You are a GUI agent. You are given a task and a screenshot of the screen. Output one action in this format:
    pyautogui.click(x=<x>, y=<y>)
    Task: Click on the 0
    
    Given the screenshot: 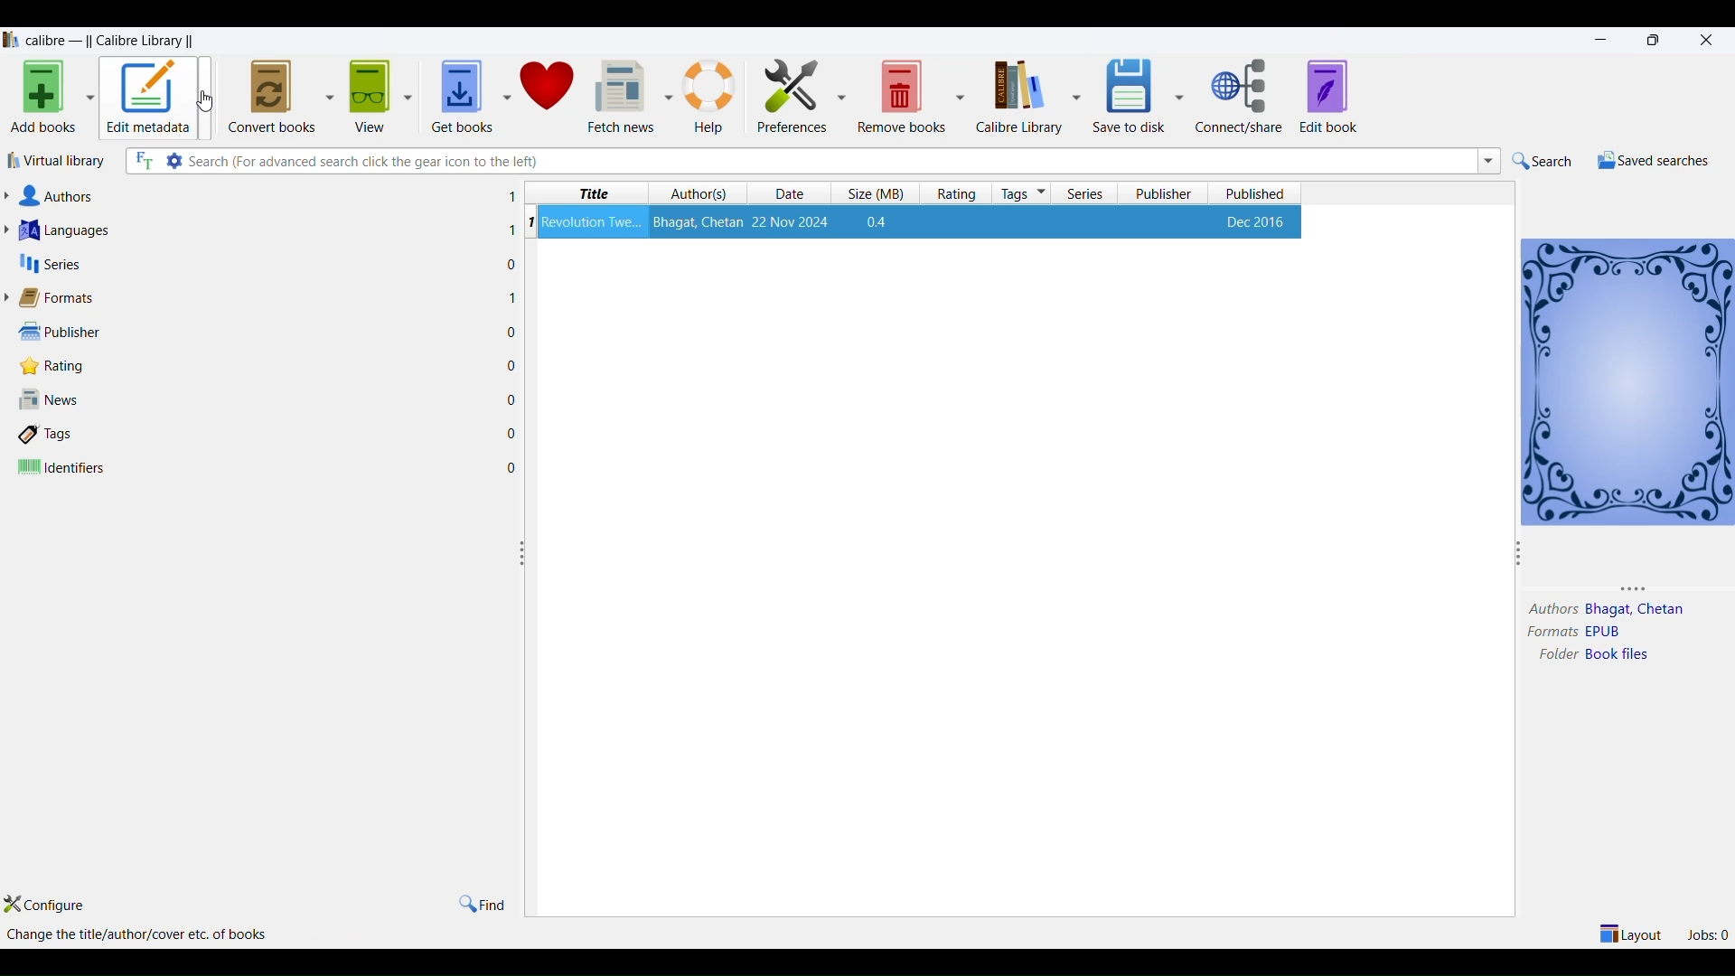 What is the action you would take?
    pyautogui.click(x=513, y=433)
    